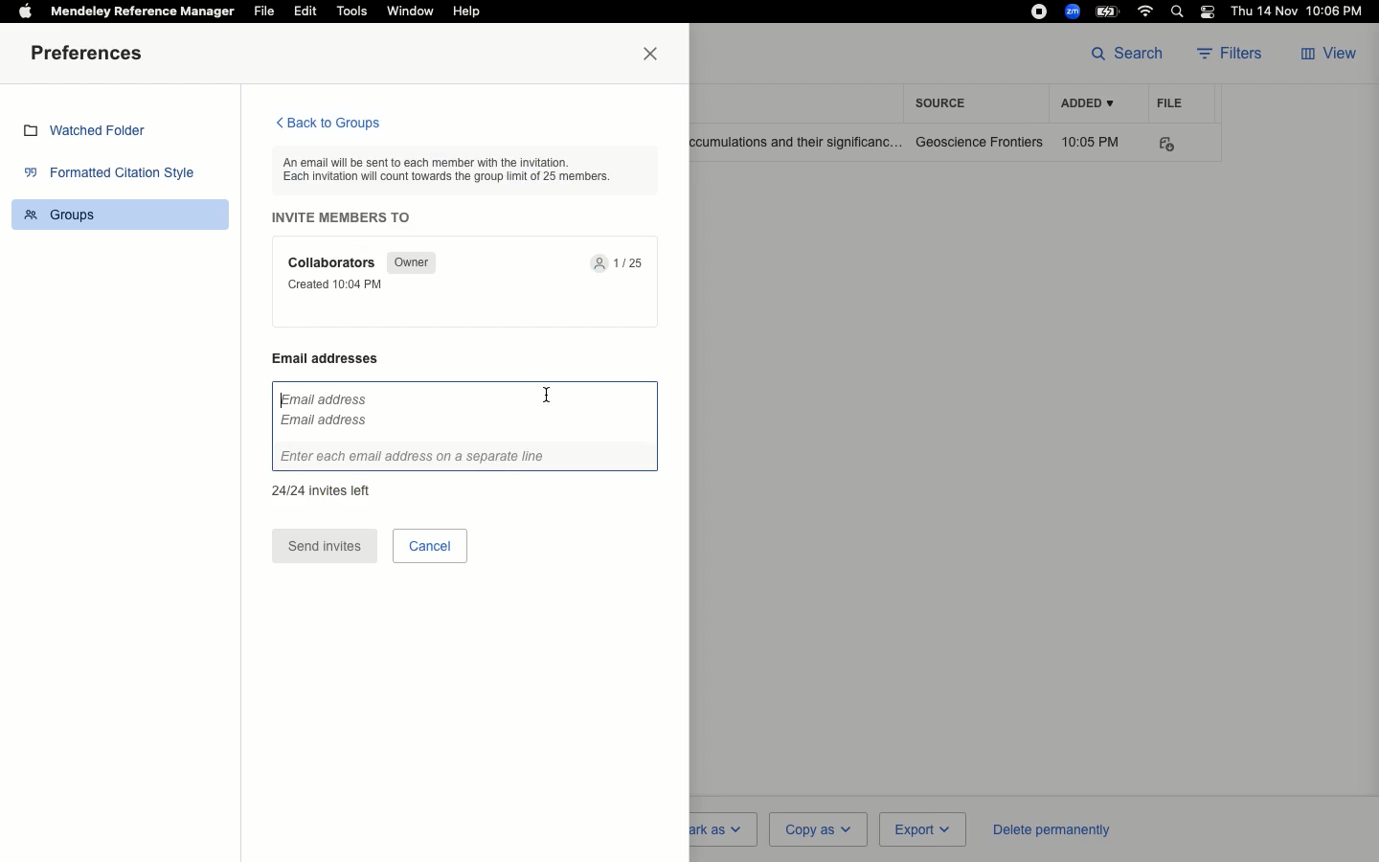  I want to click on Export, so click(920, 830).